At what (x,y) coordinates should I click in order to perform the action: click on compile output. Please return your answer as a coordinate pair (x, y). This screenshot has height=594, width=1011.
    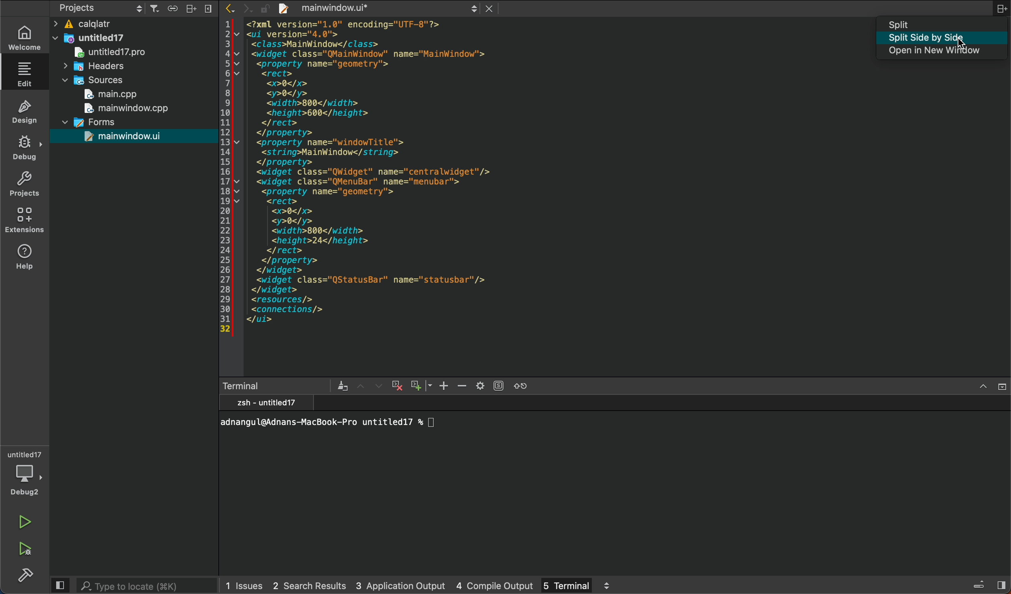
    Looking at the image, I should click on (496, 584).